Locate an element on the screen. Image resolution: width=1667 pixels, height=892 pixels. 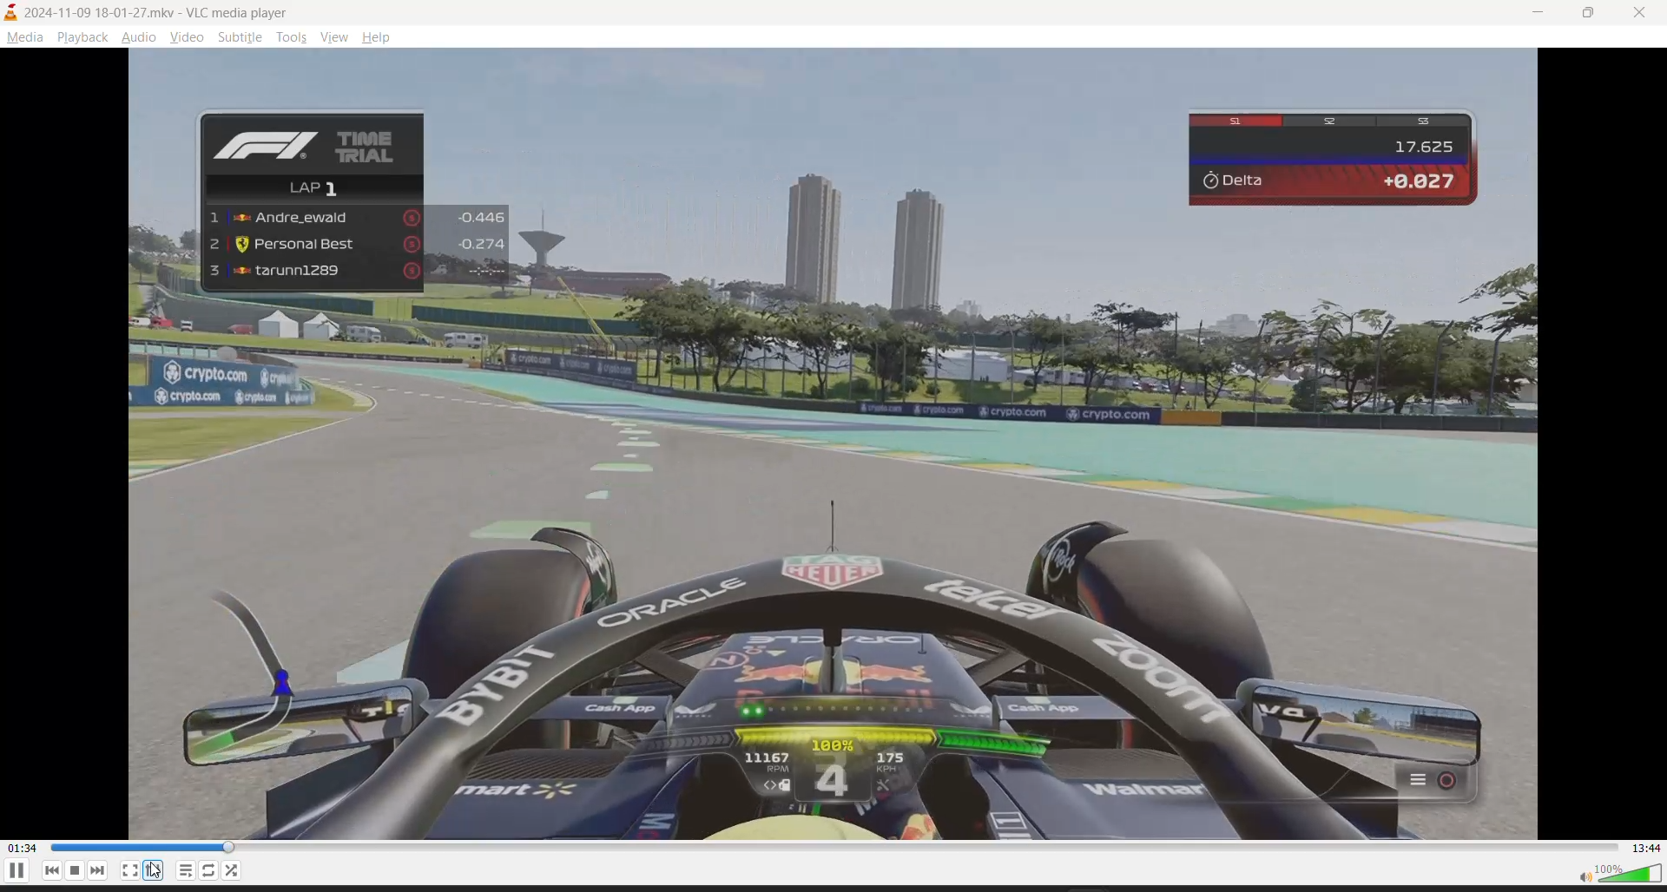
previous is located at coordinates (50, 871).